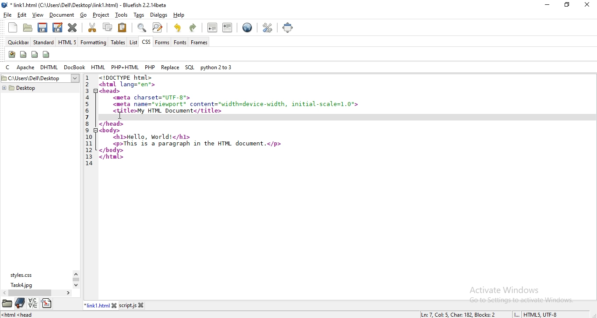 This screenshot has height=318, width=597. Describe the element at coordinates (19, 88) in the screenshot. I see `desktop` at that location.